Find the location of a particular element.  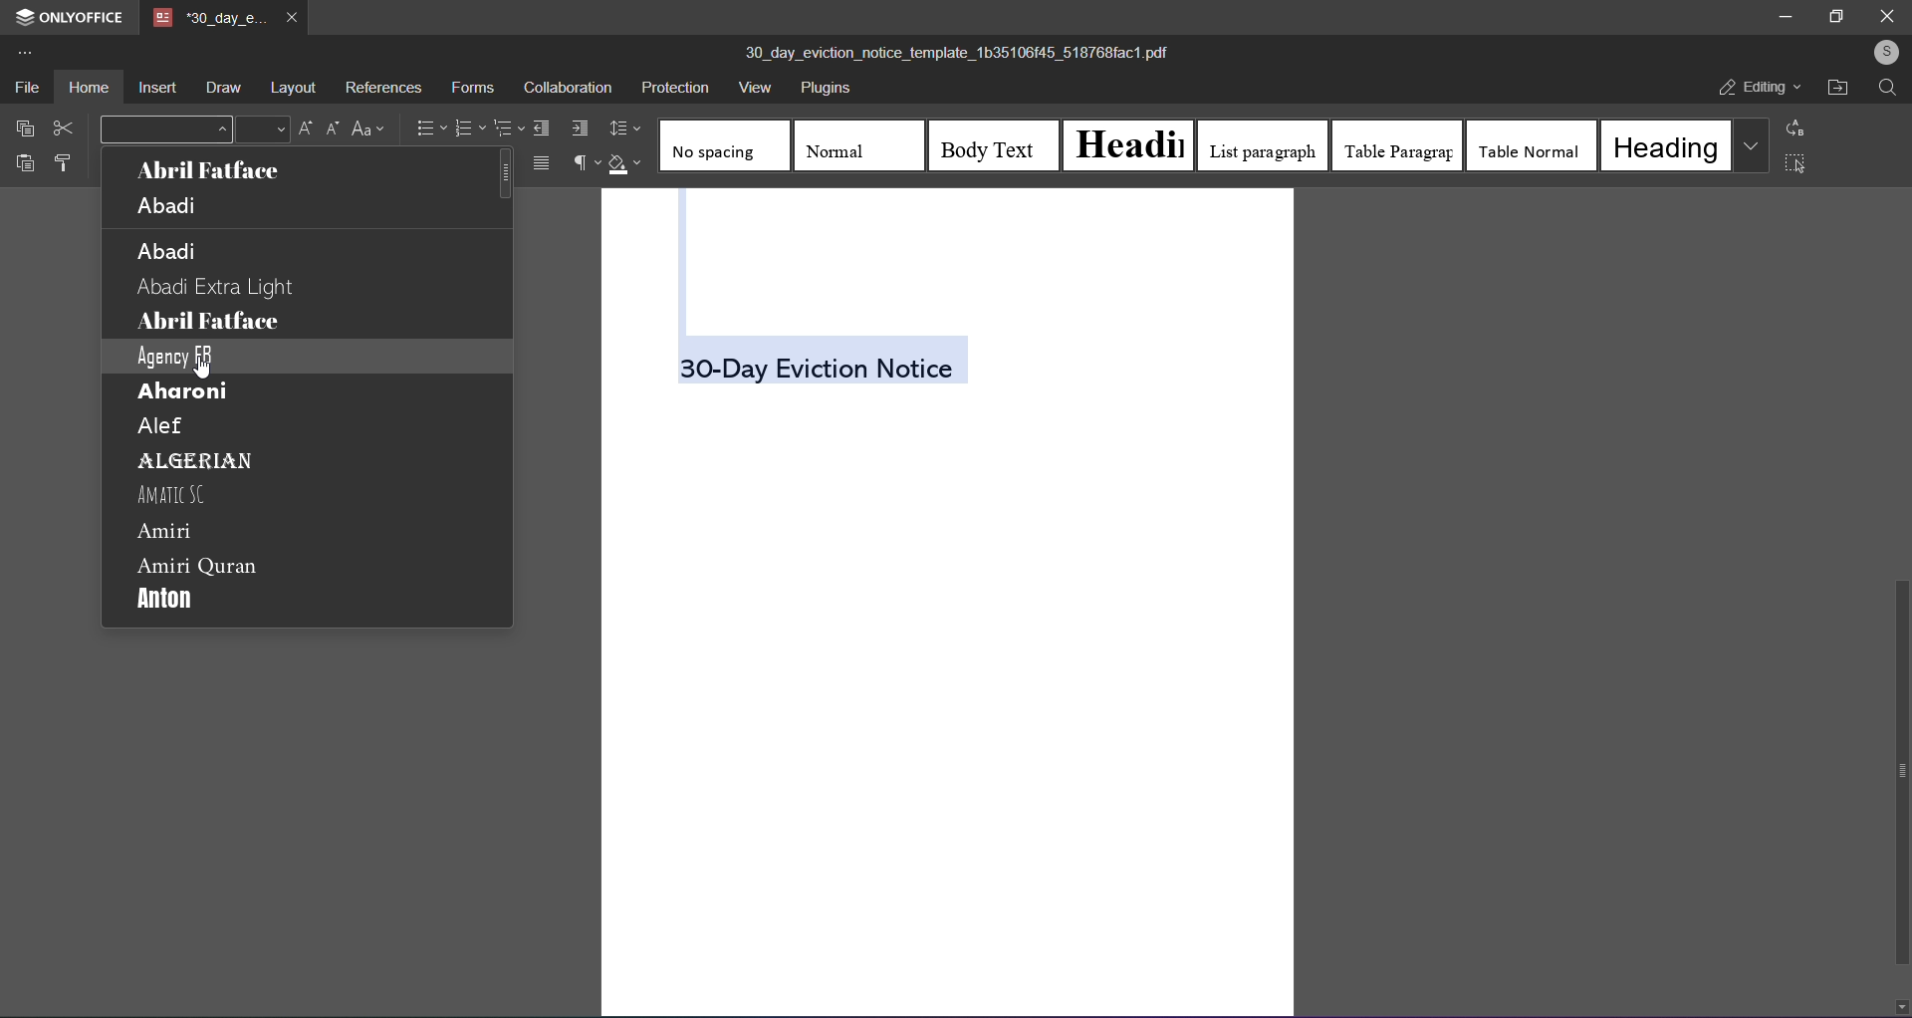

Main menu is located at coordinates (546, 159).